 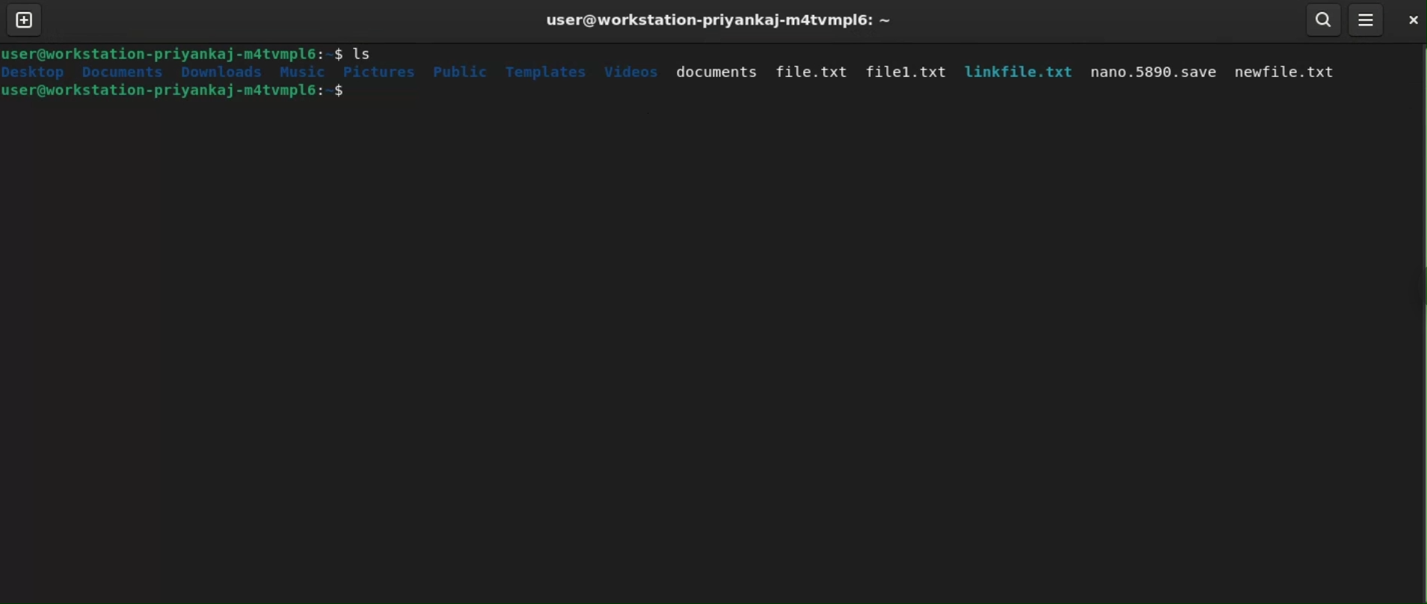 I want to click on ls, so click(x=366, y=54).